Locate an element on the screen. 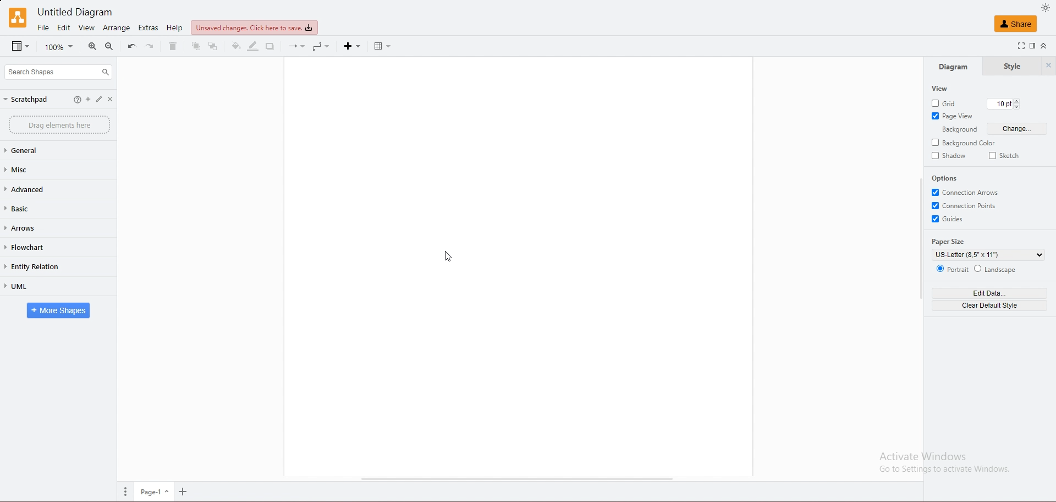 This screenshot has height=502, width=1056. delete is located at coordinates (173, 46).